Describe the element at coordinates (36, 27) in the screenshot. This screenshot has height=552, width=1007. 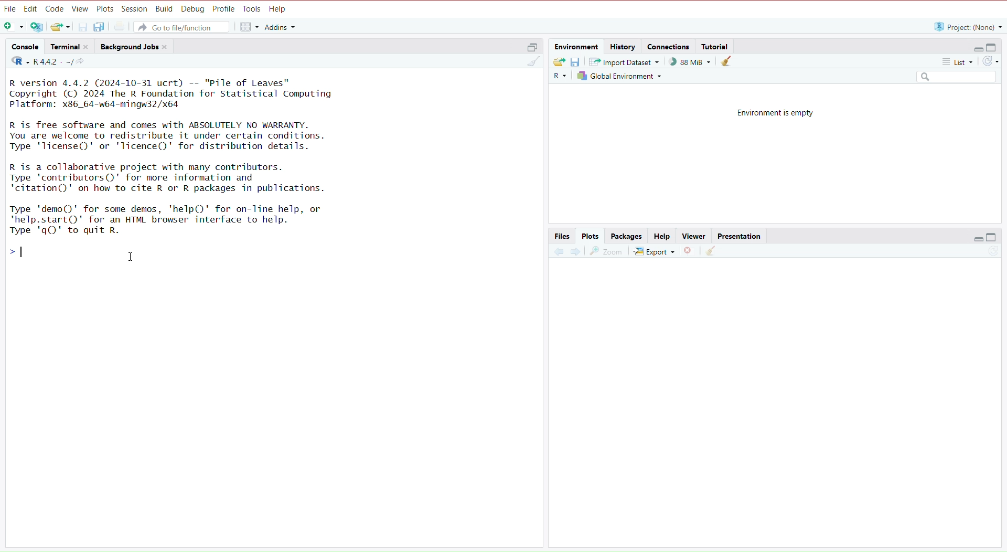
I see `Open new project` at that location.